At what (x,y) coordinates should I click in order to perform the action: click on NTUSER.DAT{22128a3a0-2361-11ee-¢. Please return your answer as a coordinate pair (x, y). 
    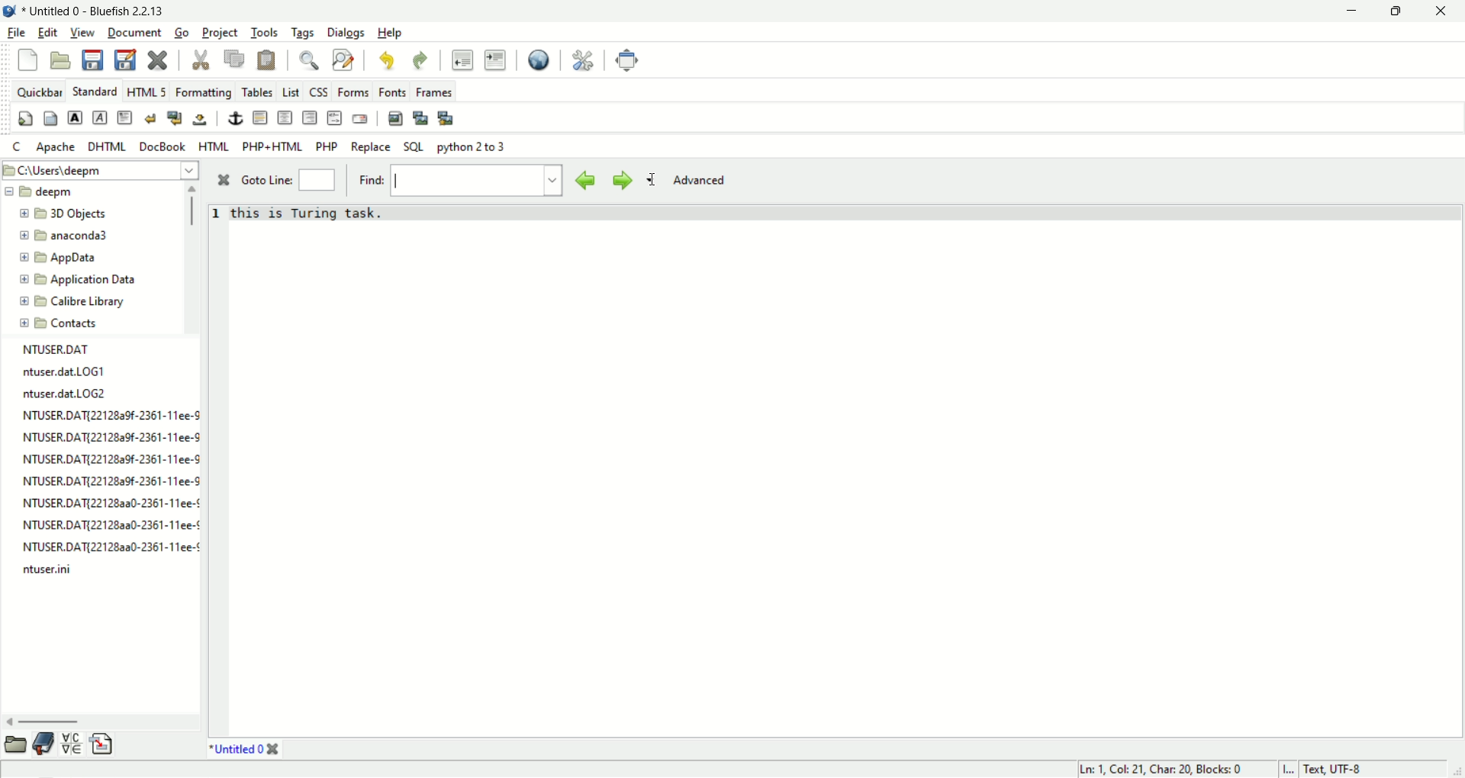
    Looking at the image, I should click on (105, 525).